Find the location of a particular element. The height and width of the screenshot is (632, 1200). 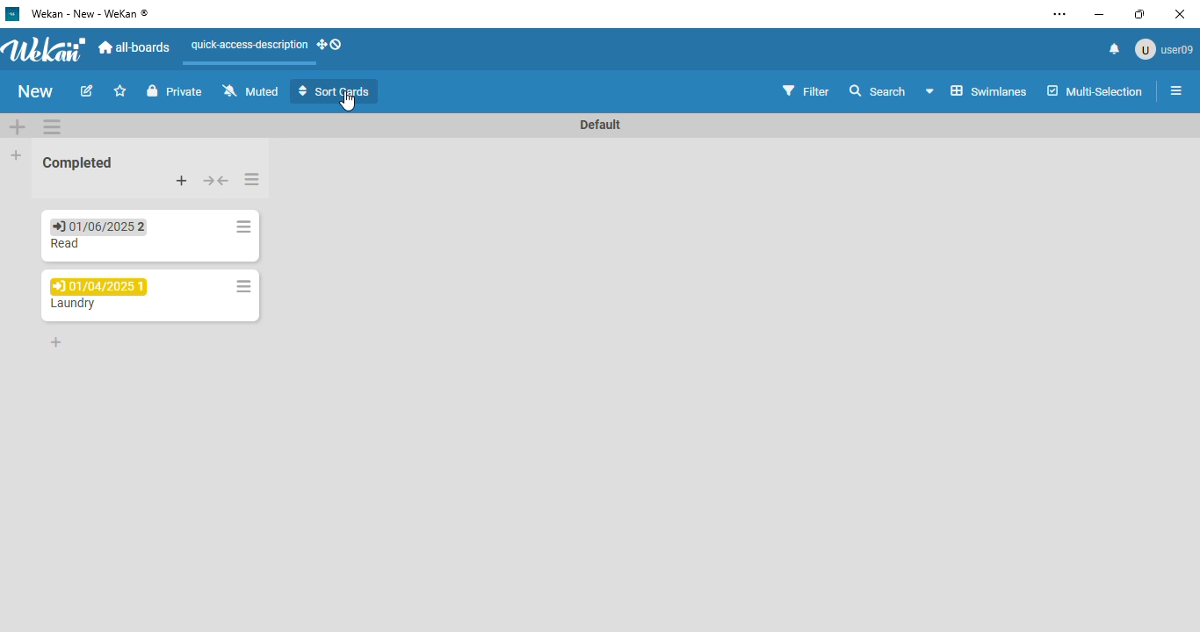

show-desktop-drag-handles is located at coordinates (331, 45).